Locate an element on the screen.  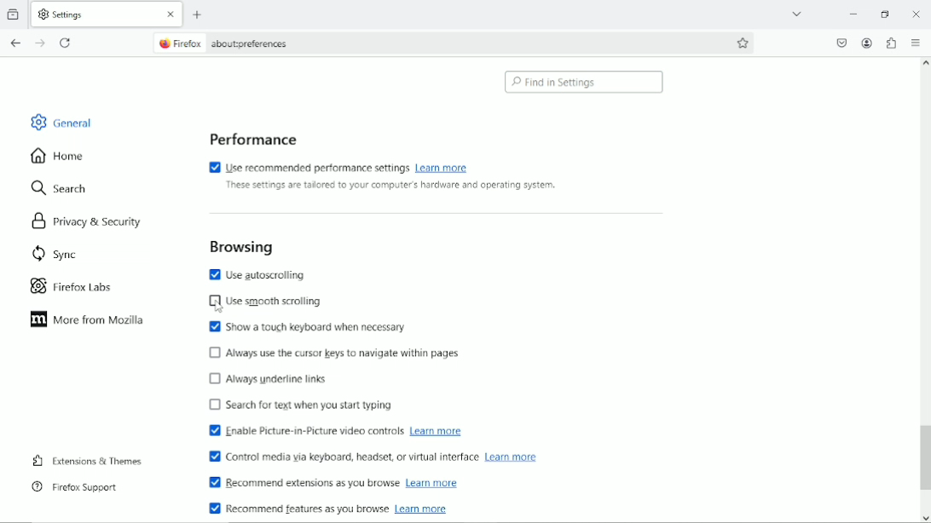
Enable picture in picture video controls. is located at coordinates (301, 432).